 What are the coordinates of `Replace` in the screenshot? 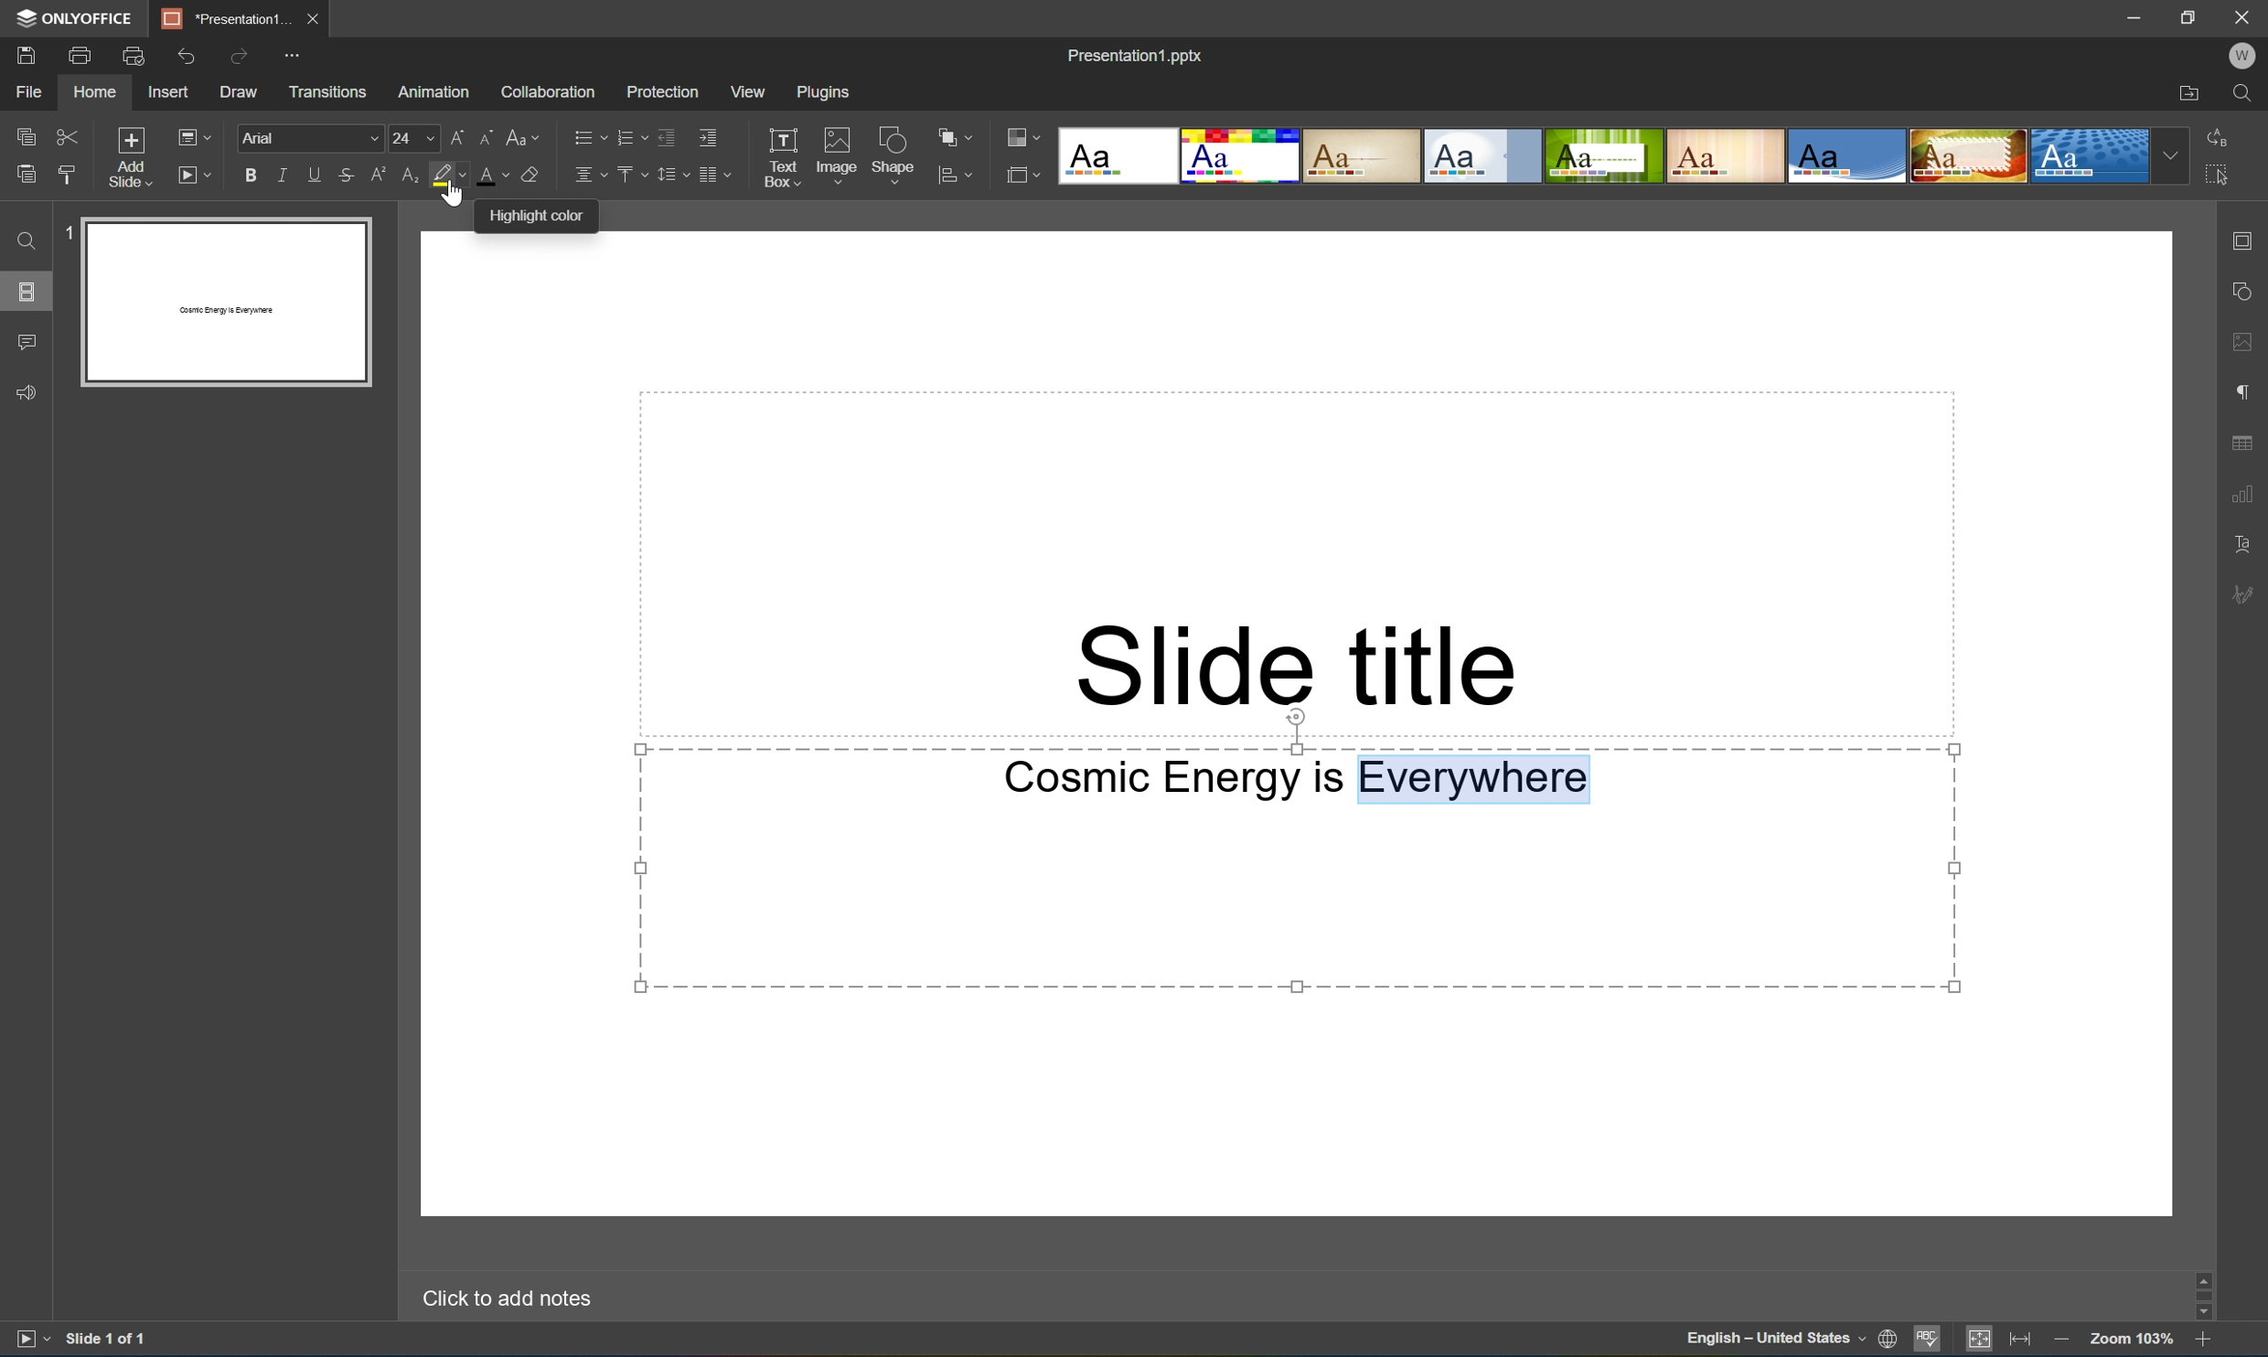 It's located at (2219, 136).